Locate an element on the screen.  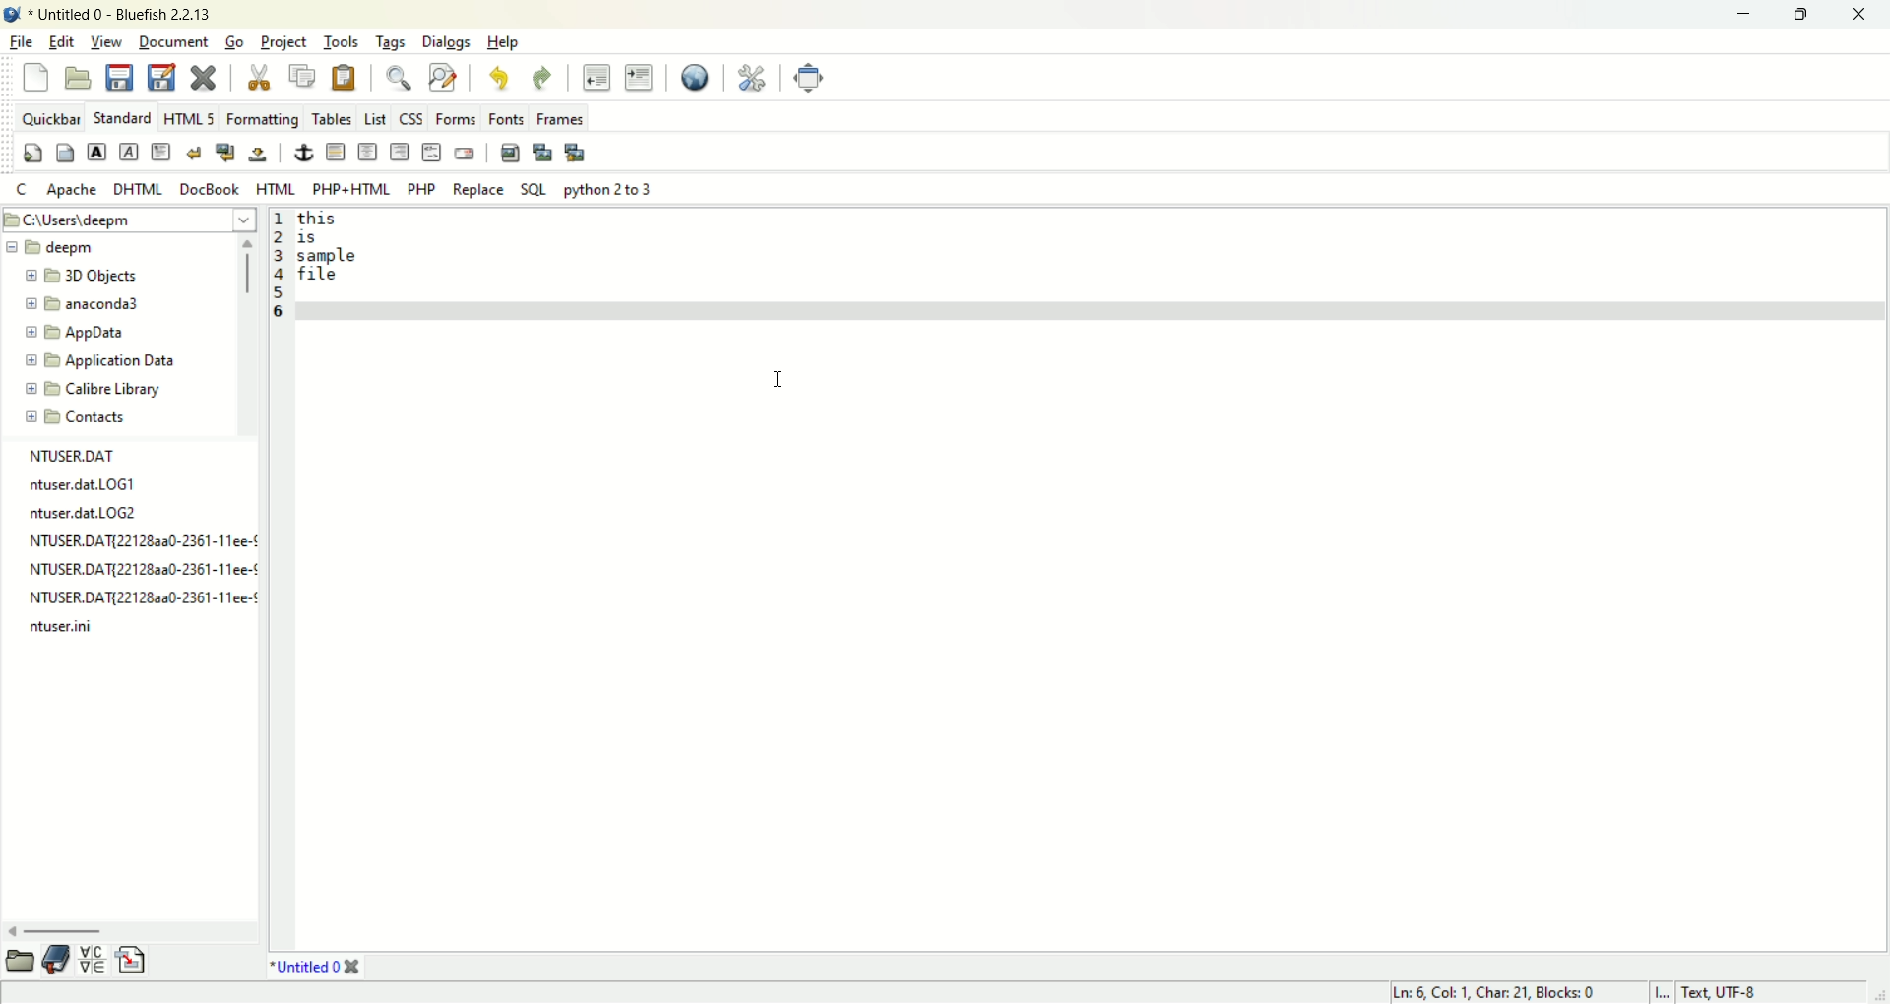
PHP+HTML is located at coordinates (348, 189).